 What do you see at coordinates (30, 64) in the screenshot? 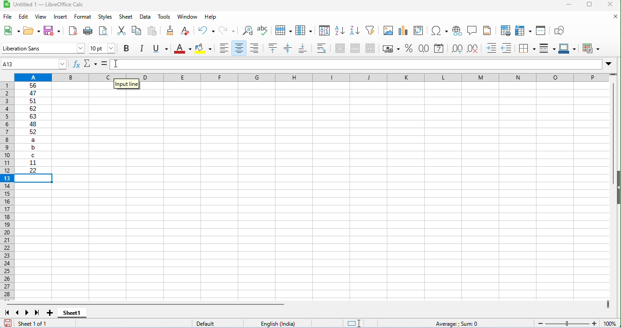
I see `selected cell number` at bounding box center [30, 64].